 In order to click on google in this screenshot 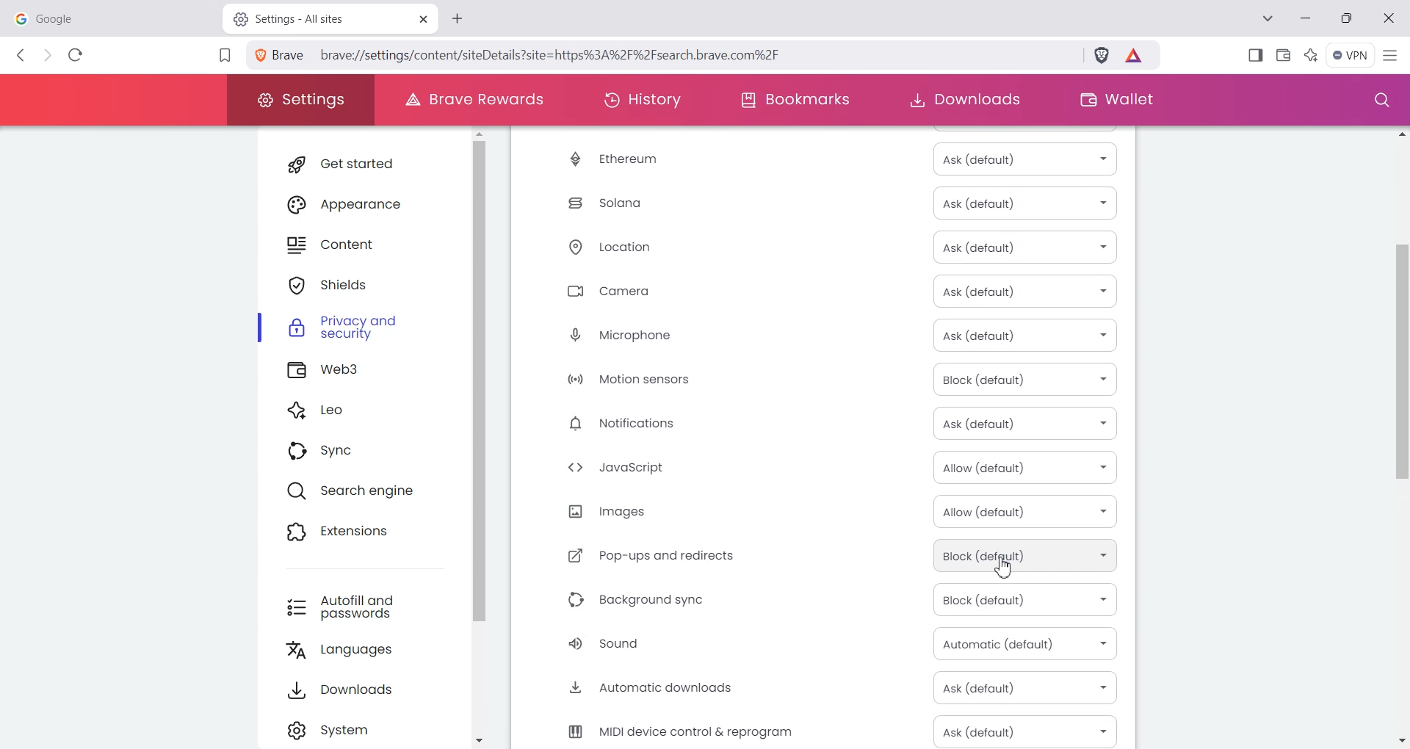, I will do `click(110, 17)`.